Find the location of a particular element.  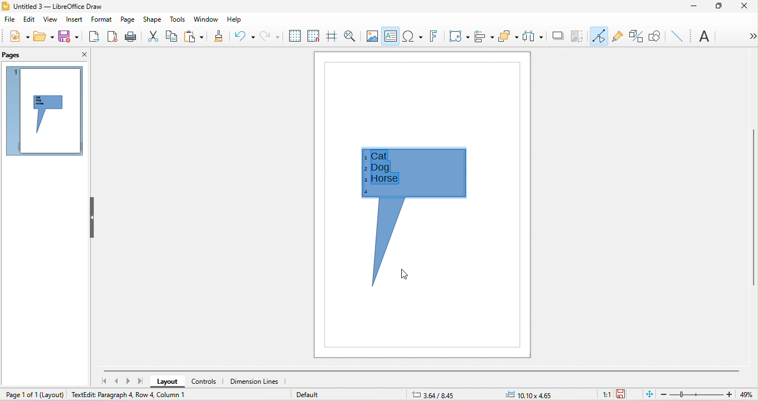

10.10x4.65 is located at coordinates (539, 394).